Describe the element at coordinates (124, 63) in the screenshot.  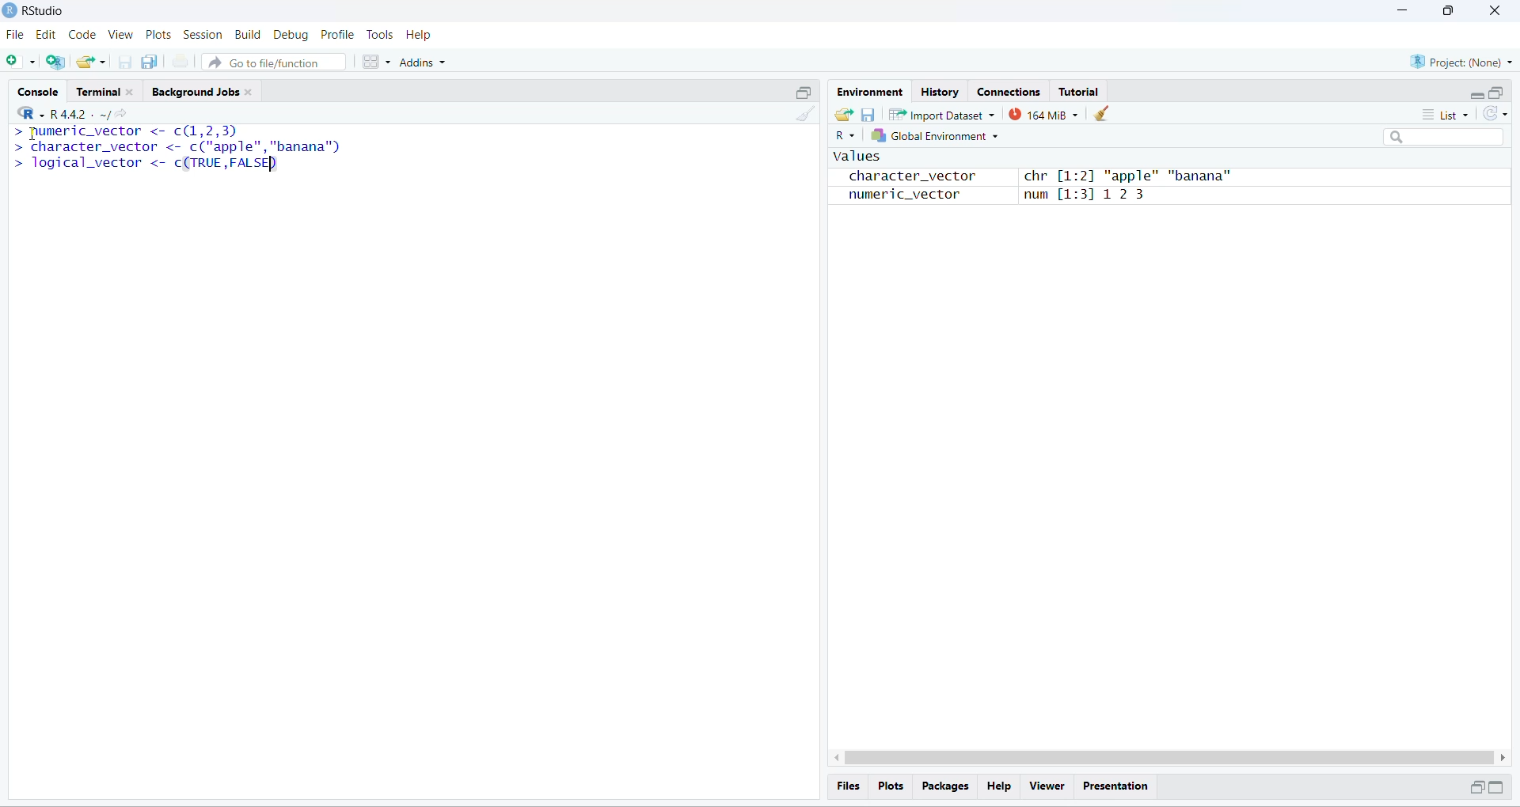
I see `save current document` at that location.